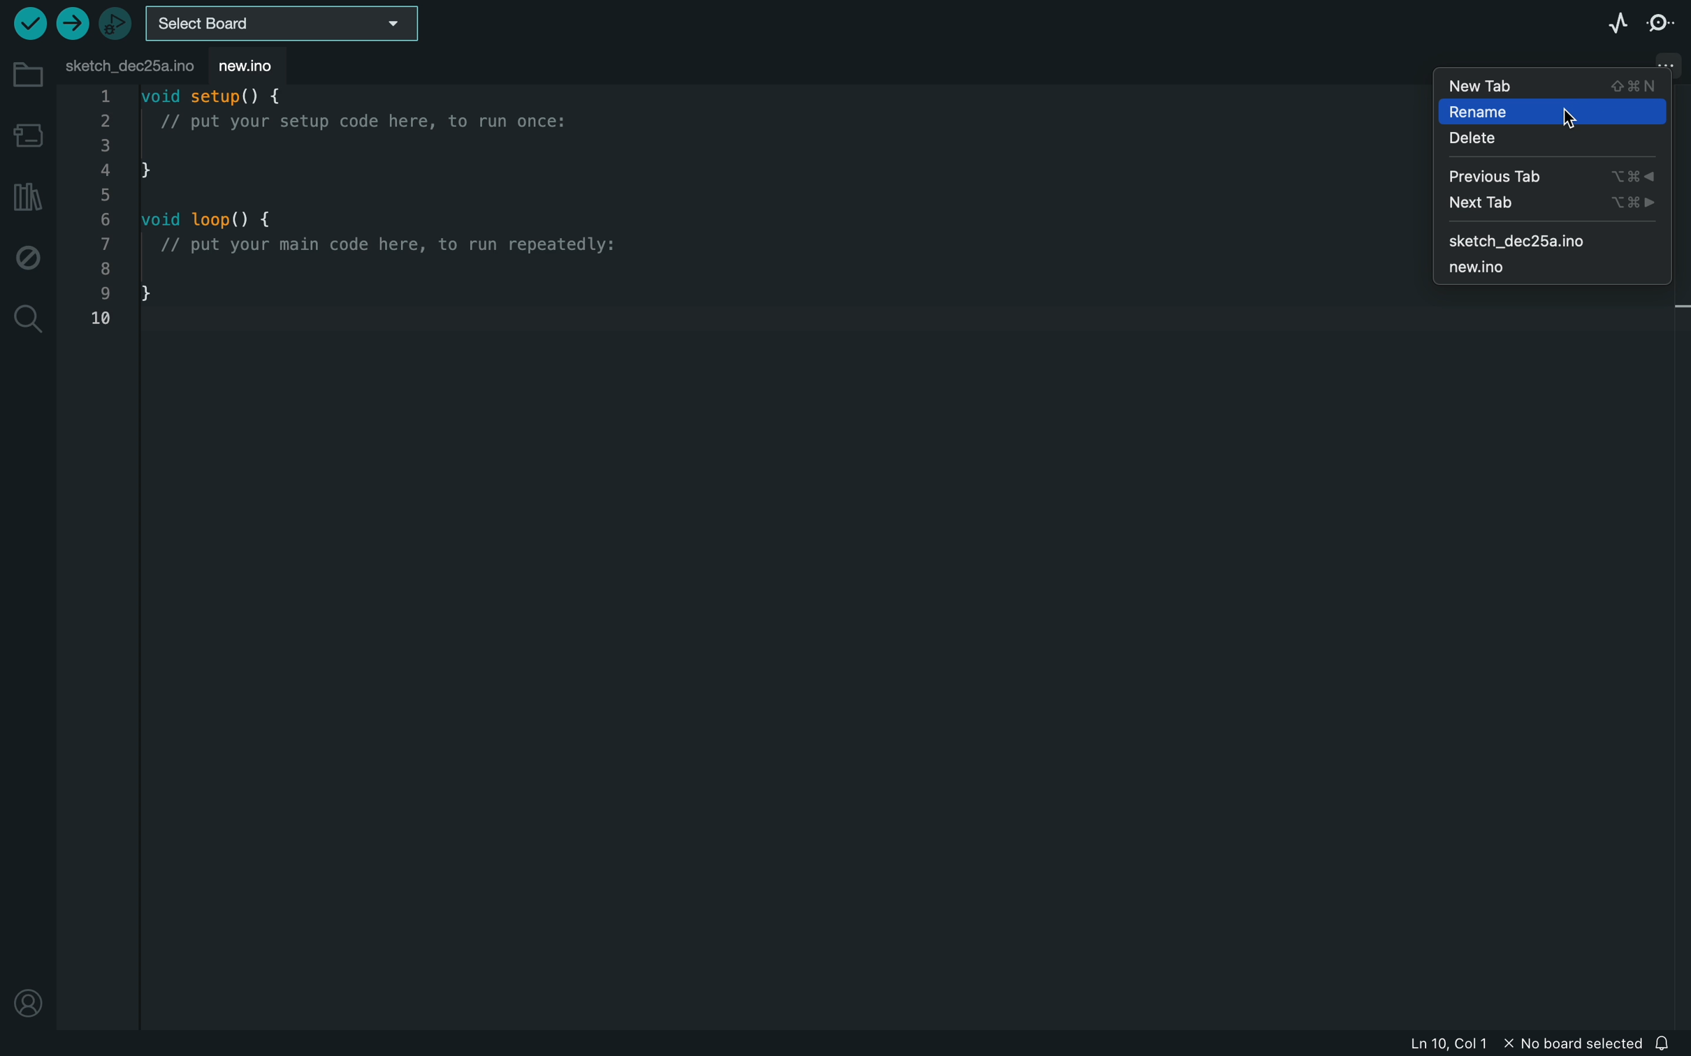 This screenshot has height=1056, width=1691. I want to click on board selecter, so click(288, 23).